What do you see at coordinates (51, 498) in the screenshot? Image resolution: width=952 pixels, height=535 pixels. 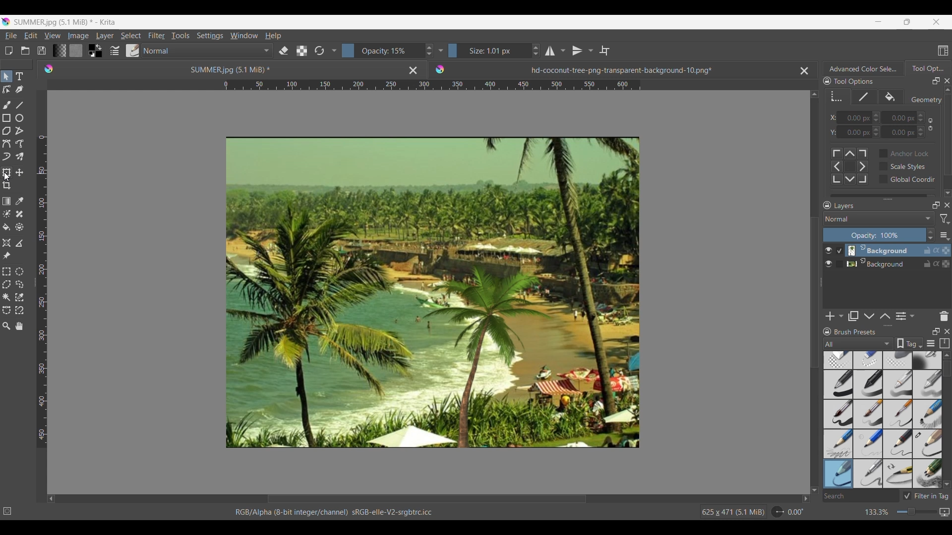 I see `Left` at bounding box center [51, 498].